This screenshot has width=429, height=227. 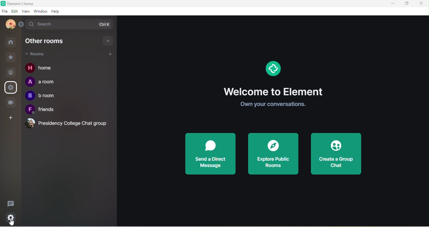 I want to click on favourites, so click(x=11, y=57).